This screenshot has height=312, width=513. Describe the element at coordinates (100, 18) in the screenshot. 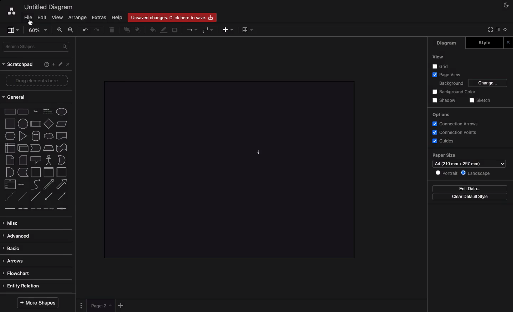

I see `Extras` at that location.